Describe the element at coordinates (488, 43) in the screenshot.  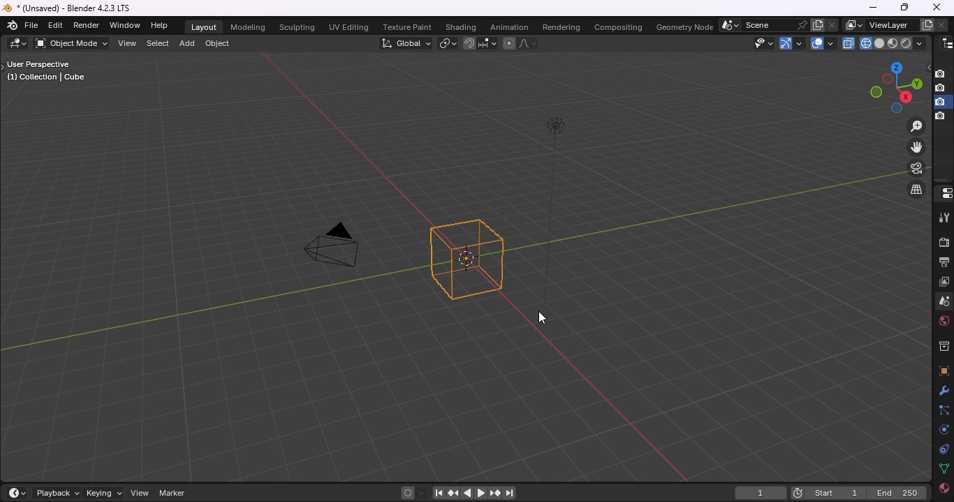
I see `snapping` at that location.